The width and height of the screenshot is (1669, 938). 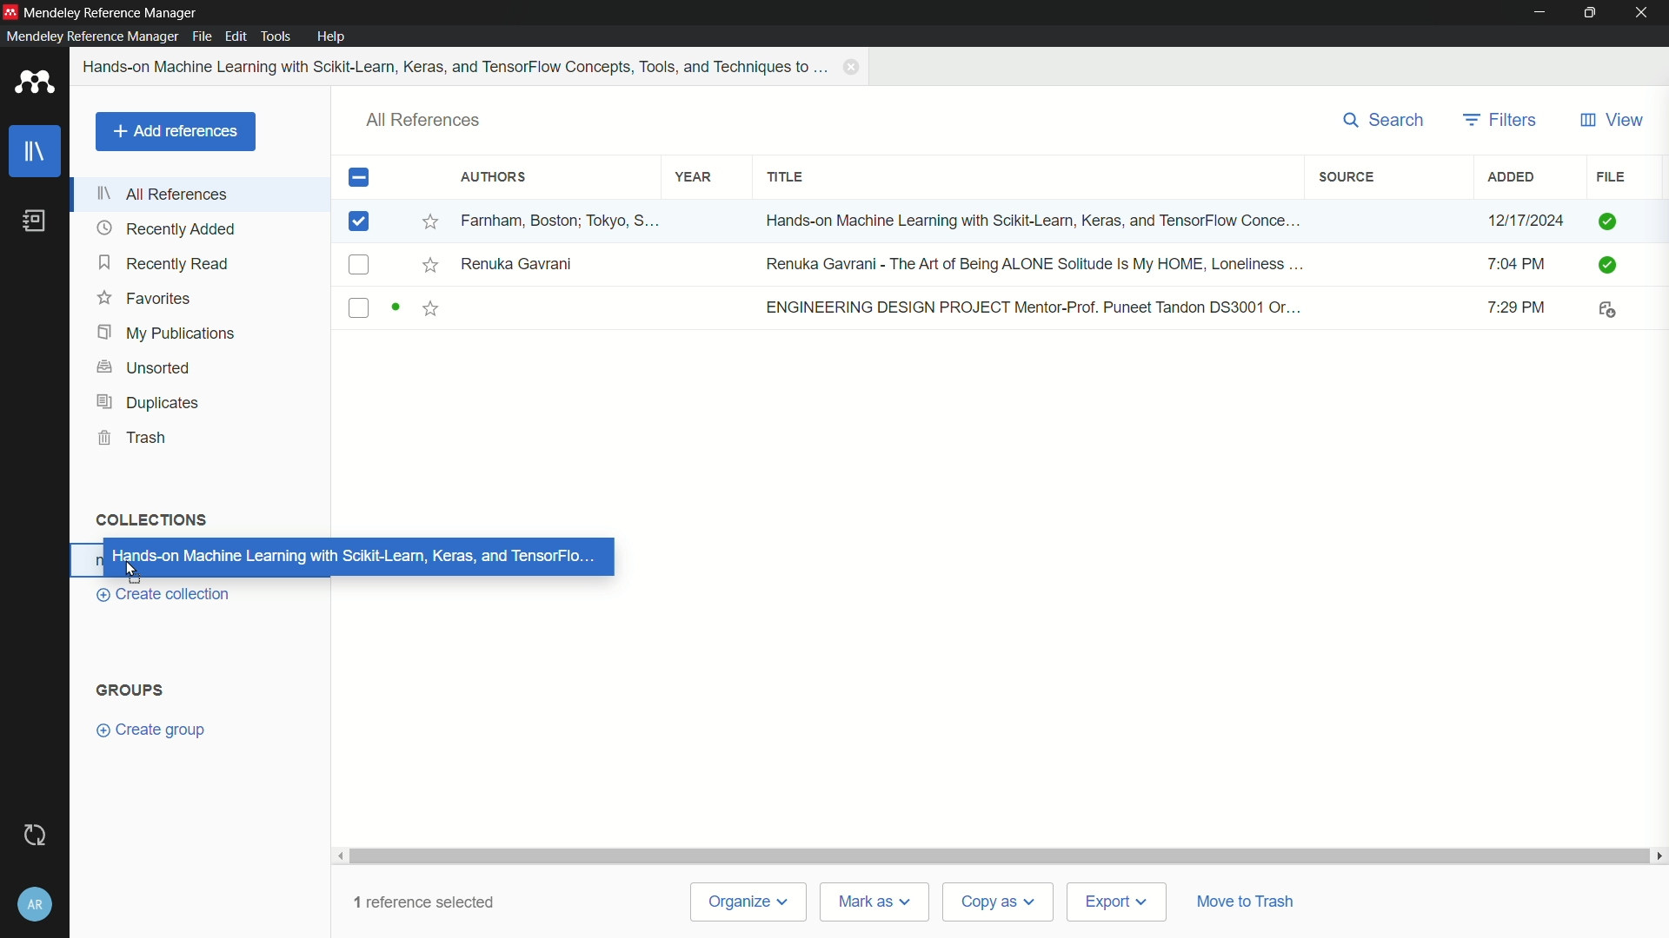 What do you see at coordinates (163, 334) in the screenshot?
I see `my publications` at bounding box center [163, 334].